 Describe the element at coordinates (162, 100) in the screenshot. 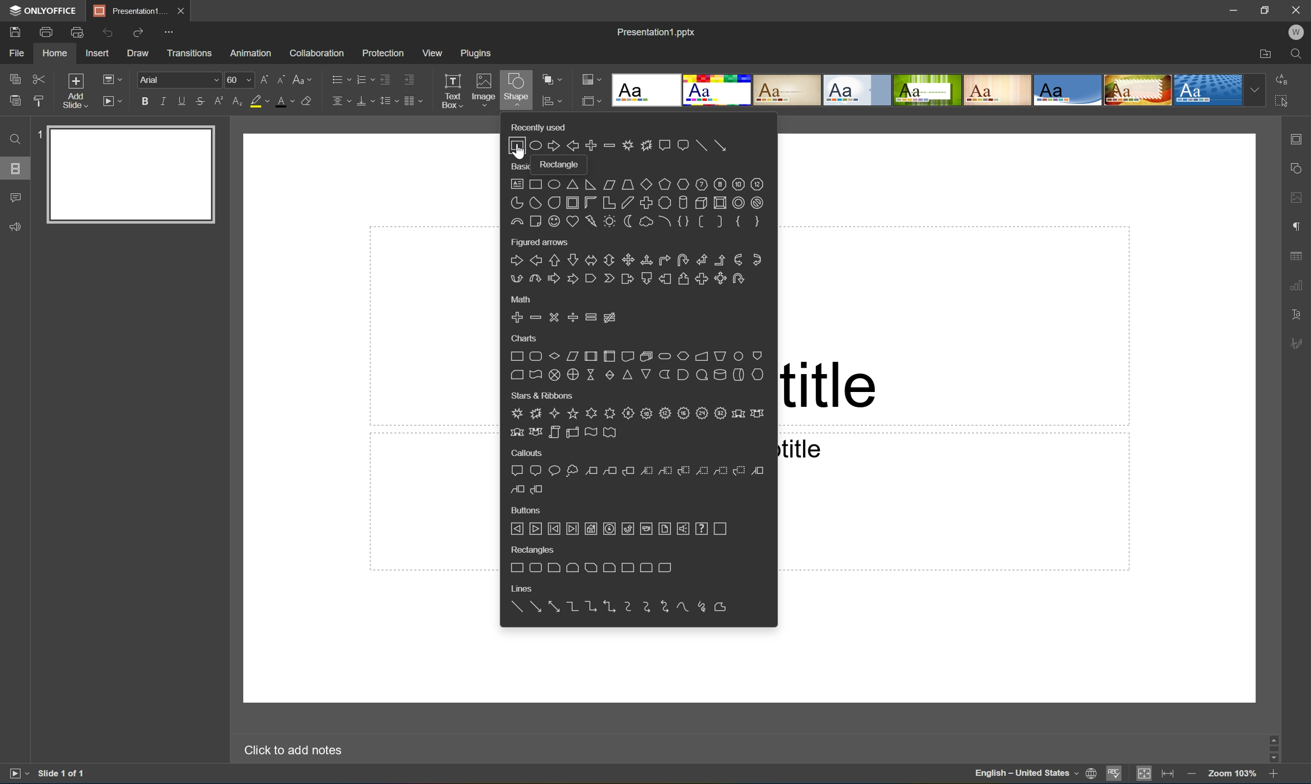

I see `Italic` at that location.